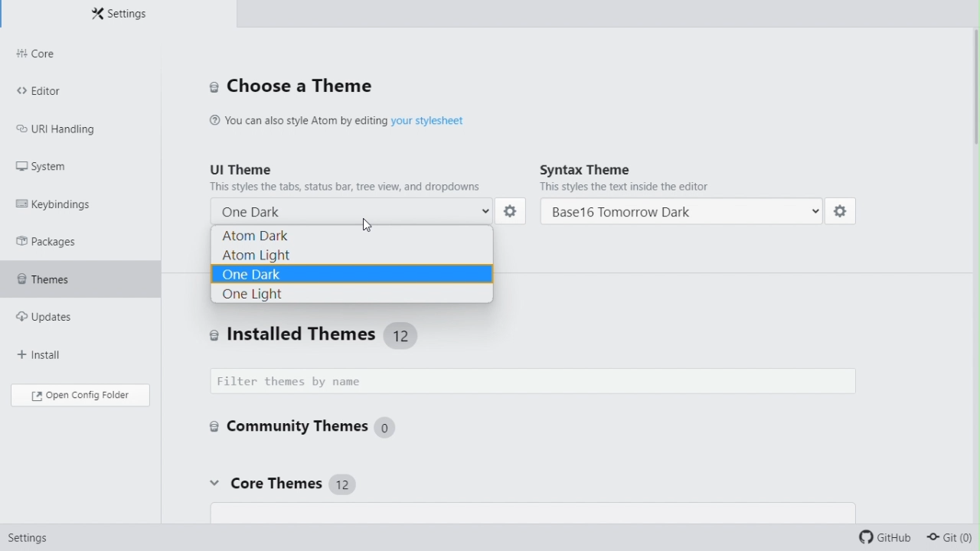 This screenshot has height=551, width=980. What do you see at coordinates (79, 395) in the screenshot?
I see `Open config folder` at bounding box center [79, 395].